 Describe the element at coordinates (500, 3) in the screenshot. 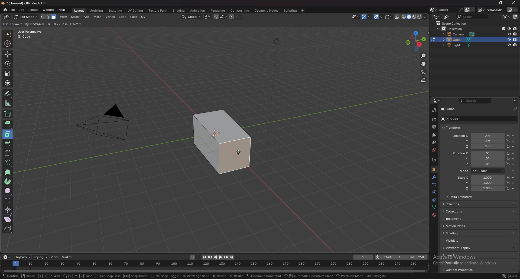

I see `resize` at that location.